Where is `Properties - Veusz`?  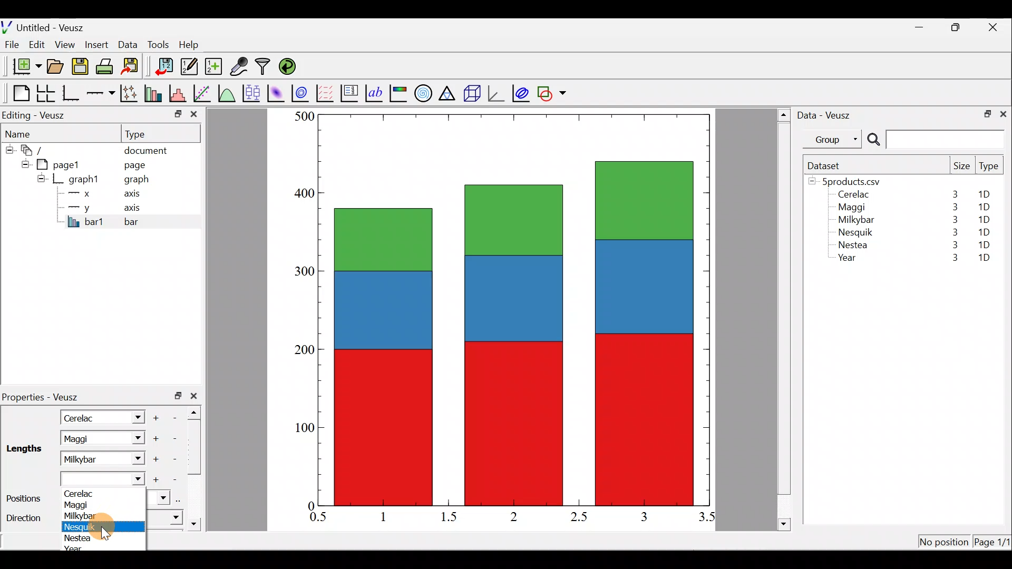 Properties - Veusz is located at coordinates (45, 397).